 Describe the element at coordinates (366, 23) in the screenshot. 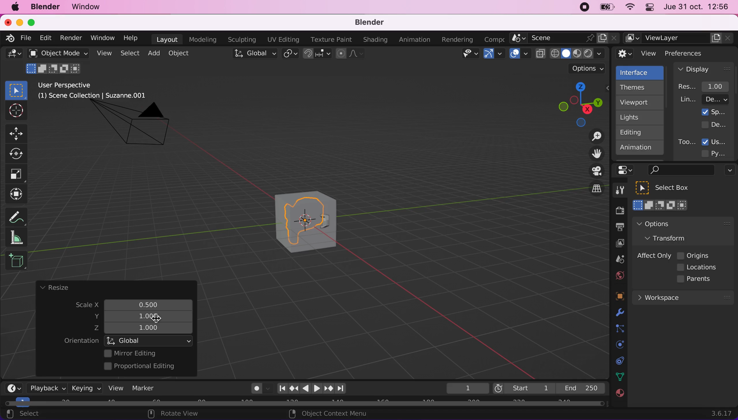

I see `blender` at that location.